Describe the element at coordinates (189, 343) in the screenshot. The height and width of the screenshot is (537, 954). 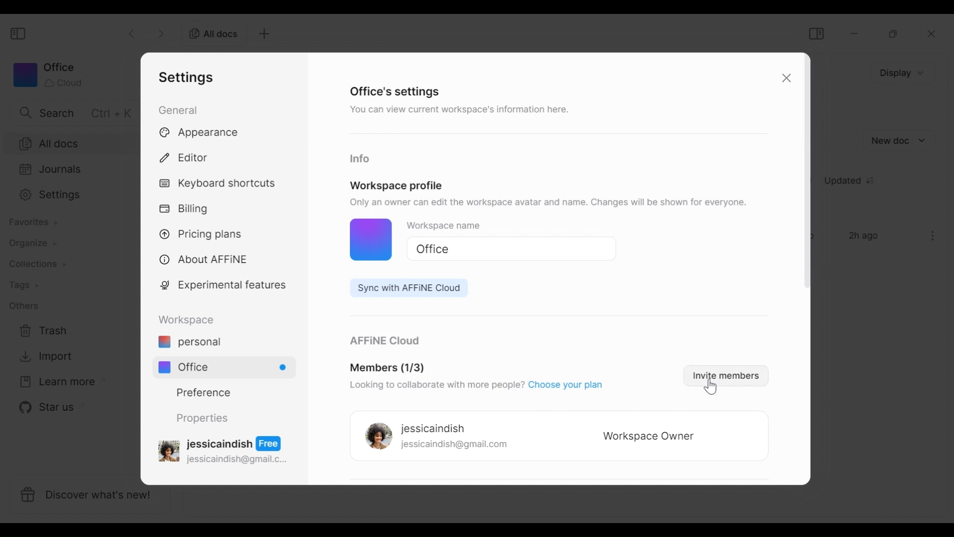
I see `personal` at that location.